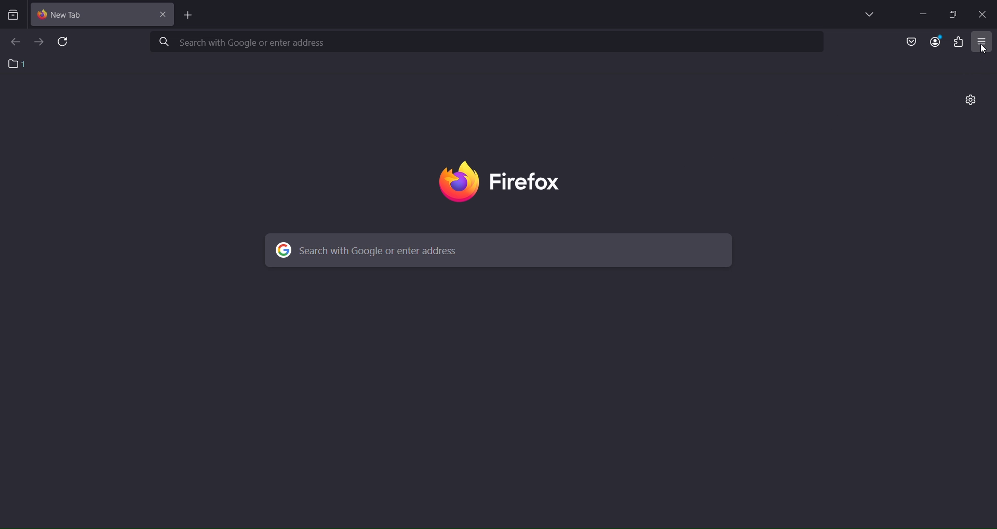 This screenshot has width=997, height=529. Describe the element at coordinates (65, 43) in the screenshot. I see `reload` at that location.